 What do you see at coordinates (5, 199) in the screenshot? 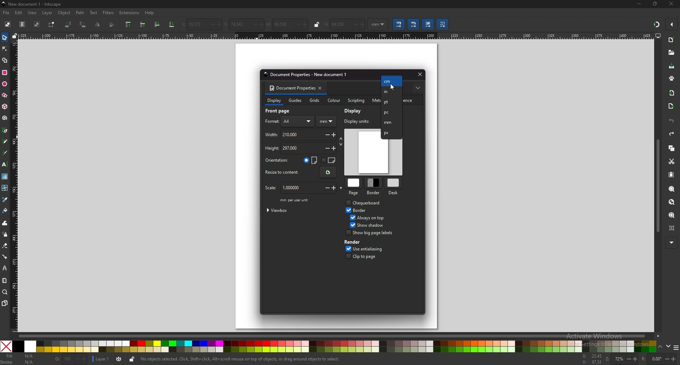
I see `dropper` at bounding box center [5, 199].